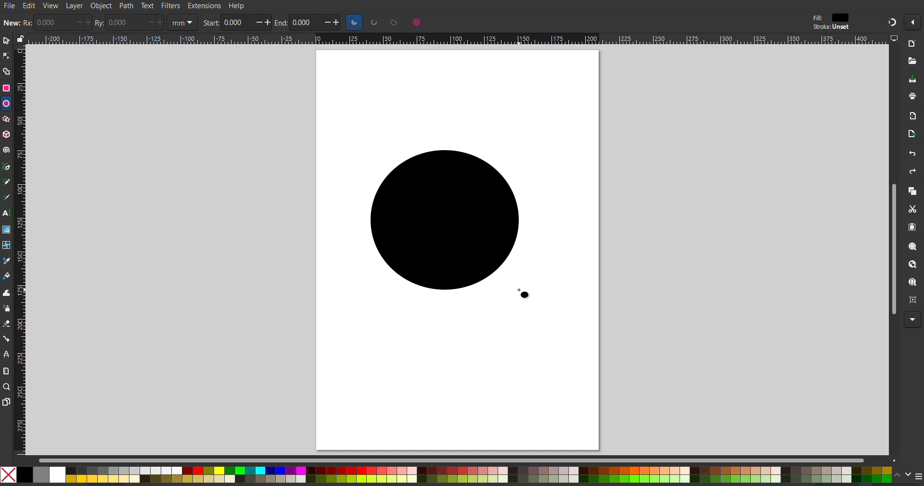 The width and height of the screenshot is (924, 486). Describe the element at coordinates (912, 209) in the screenshot. I see `Cut` at that location.